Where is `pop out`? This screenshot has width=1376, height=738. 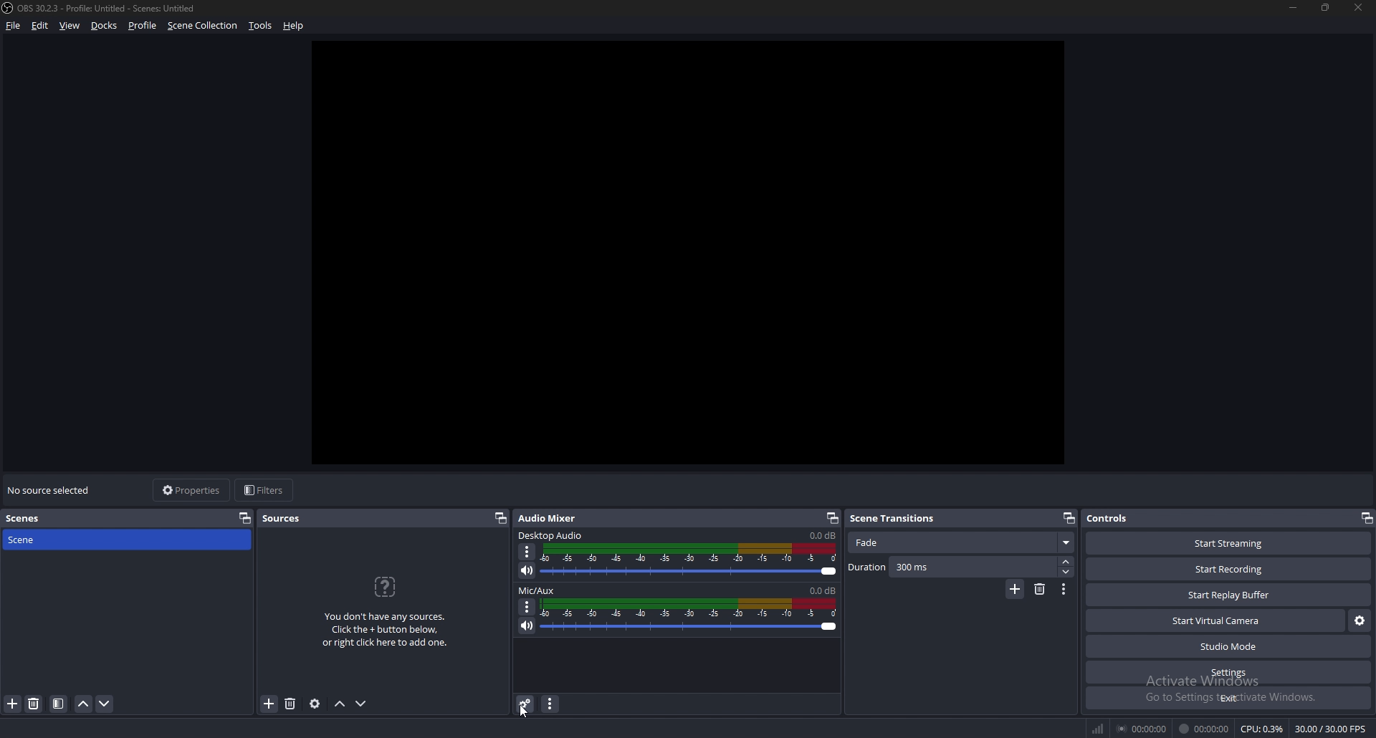 pop out is located at coordinates (244, 518).